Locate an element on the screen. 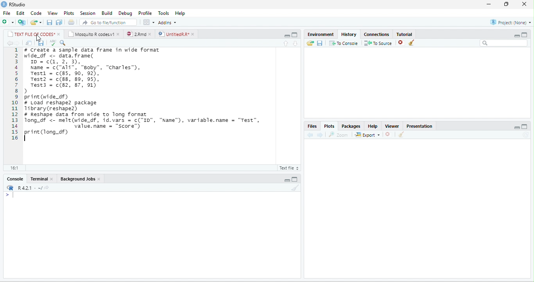 The image size is (534, 282). options is located at coordinates (149, 22).